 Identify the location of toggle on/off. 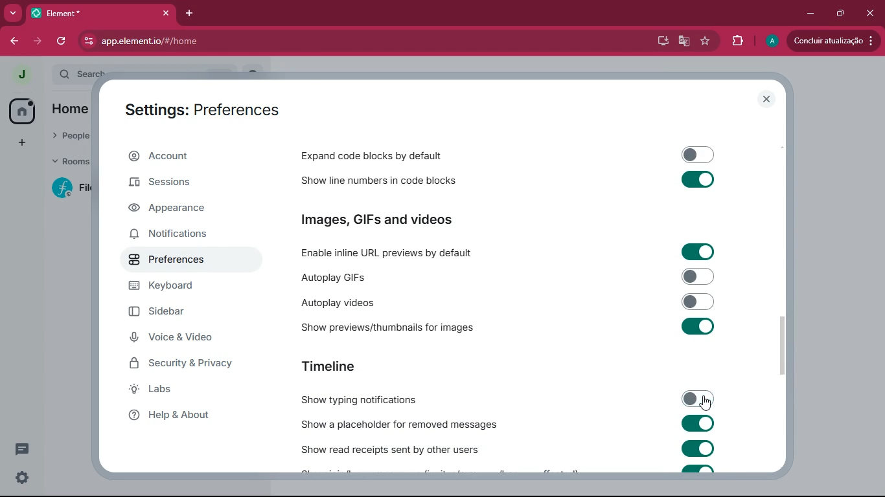
(698, 252).